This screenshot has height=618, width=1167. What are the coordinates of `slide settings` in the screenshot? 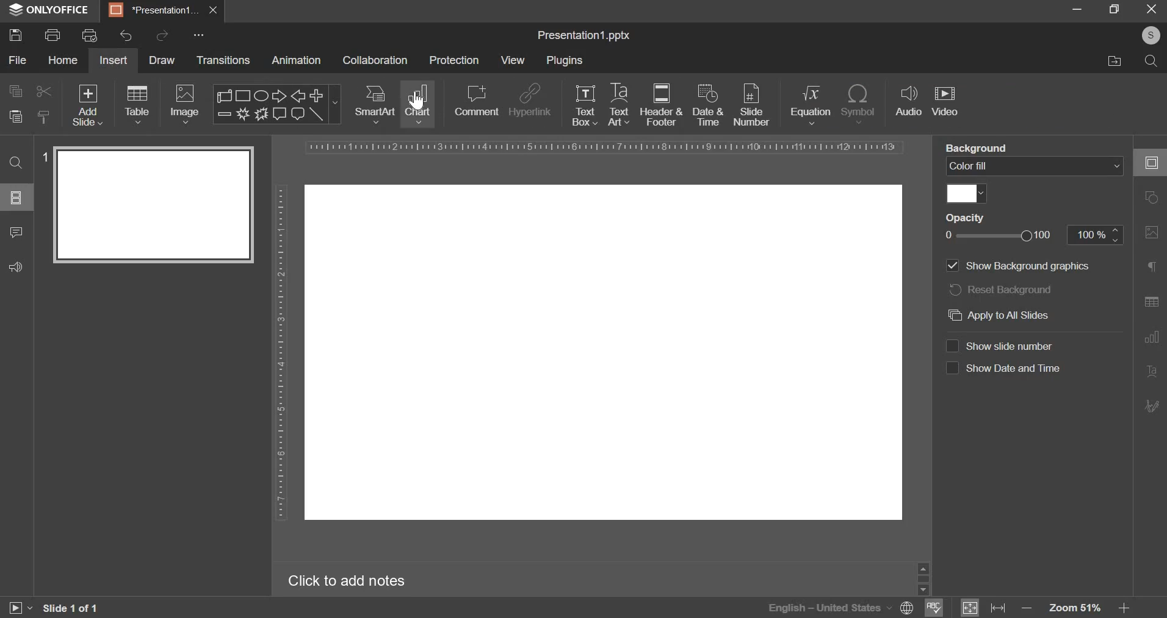 It's located at (1149, 160).